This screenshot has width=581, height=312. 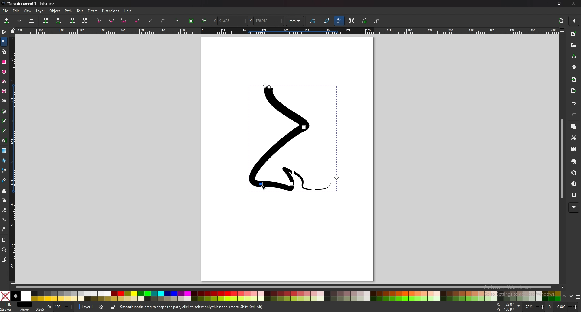 I want to click on symmetric, so click(x=124, y=21).